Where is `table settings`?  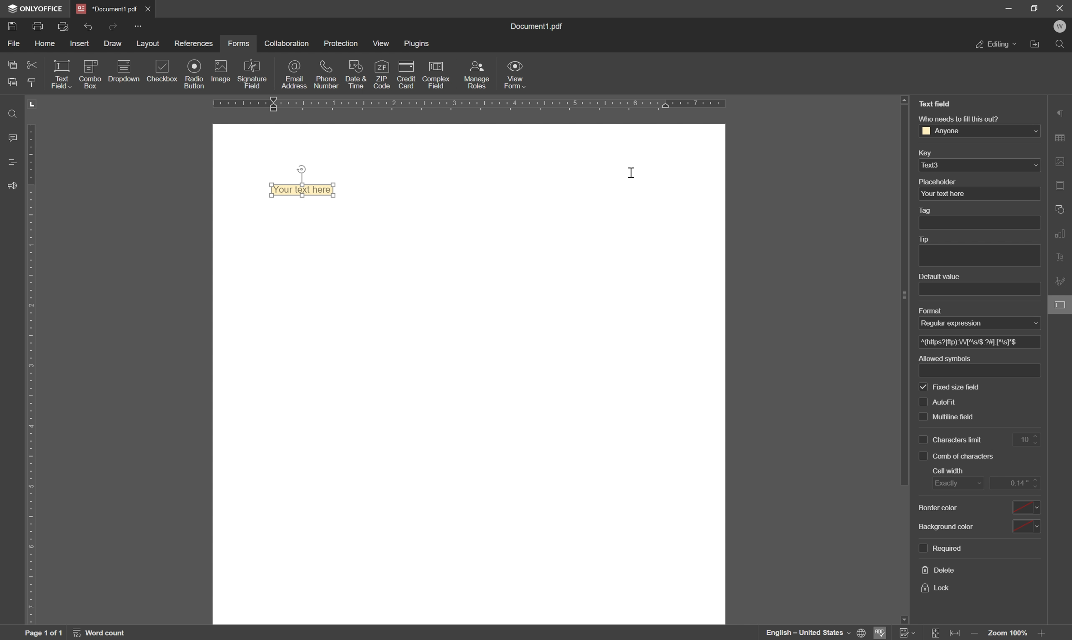 table settings is located at coordinates (1062, 137).